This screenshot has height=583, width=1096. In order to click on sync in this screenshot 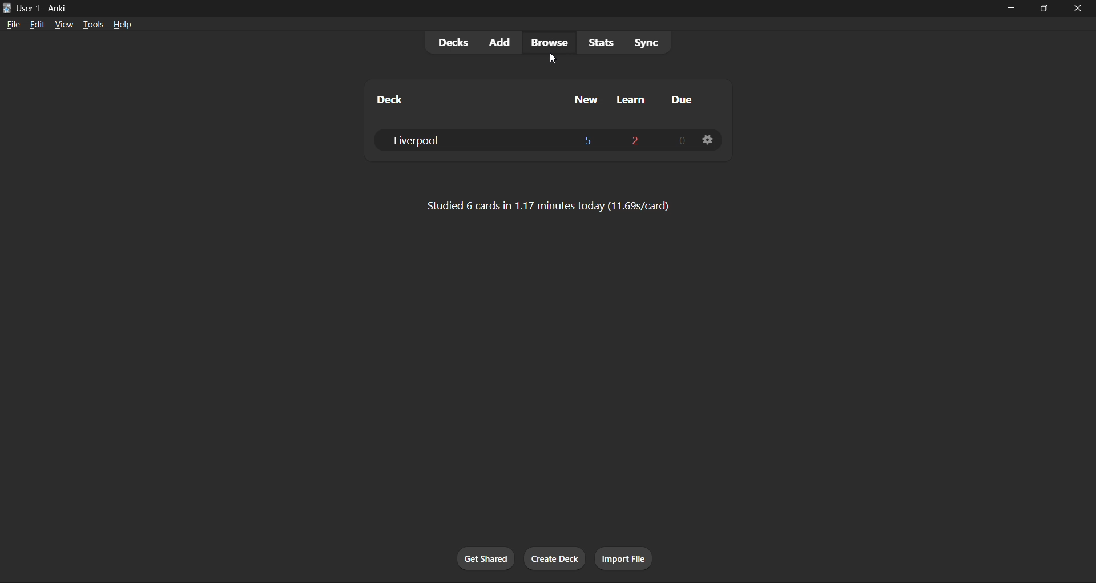, I will do `click(655, 41)`.